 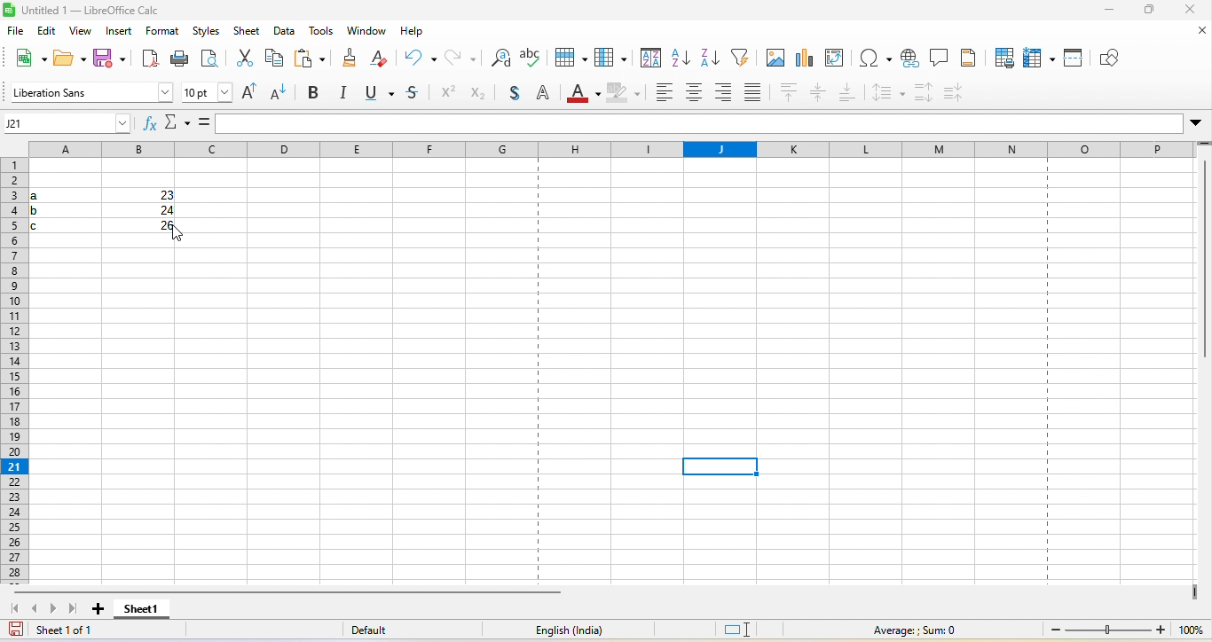 I want to click on cell, so click(x=720, y=466).